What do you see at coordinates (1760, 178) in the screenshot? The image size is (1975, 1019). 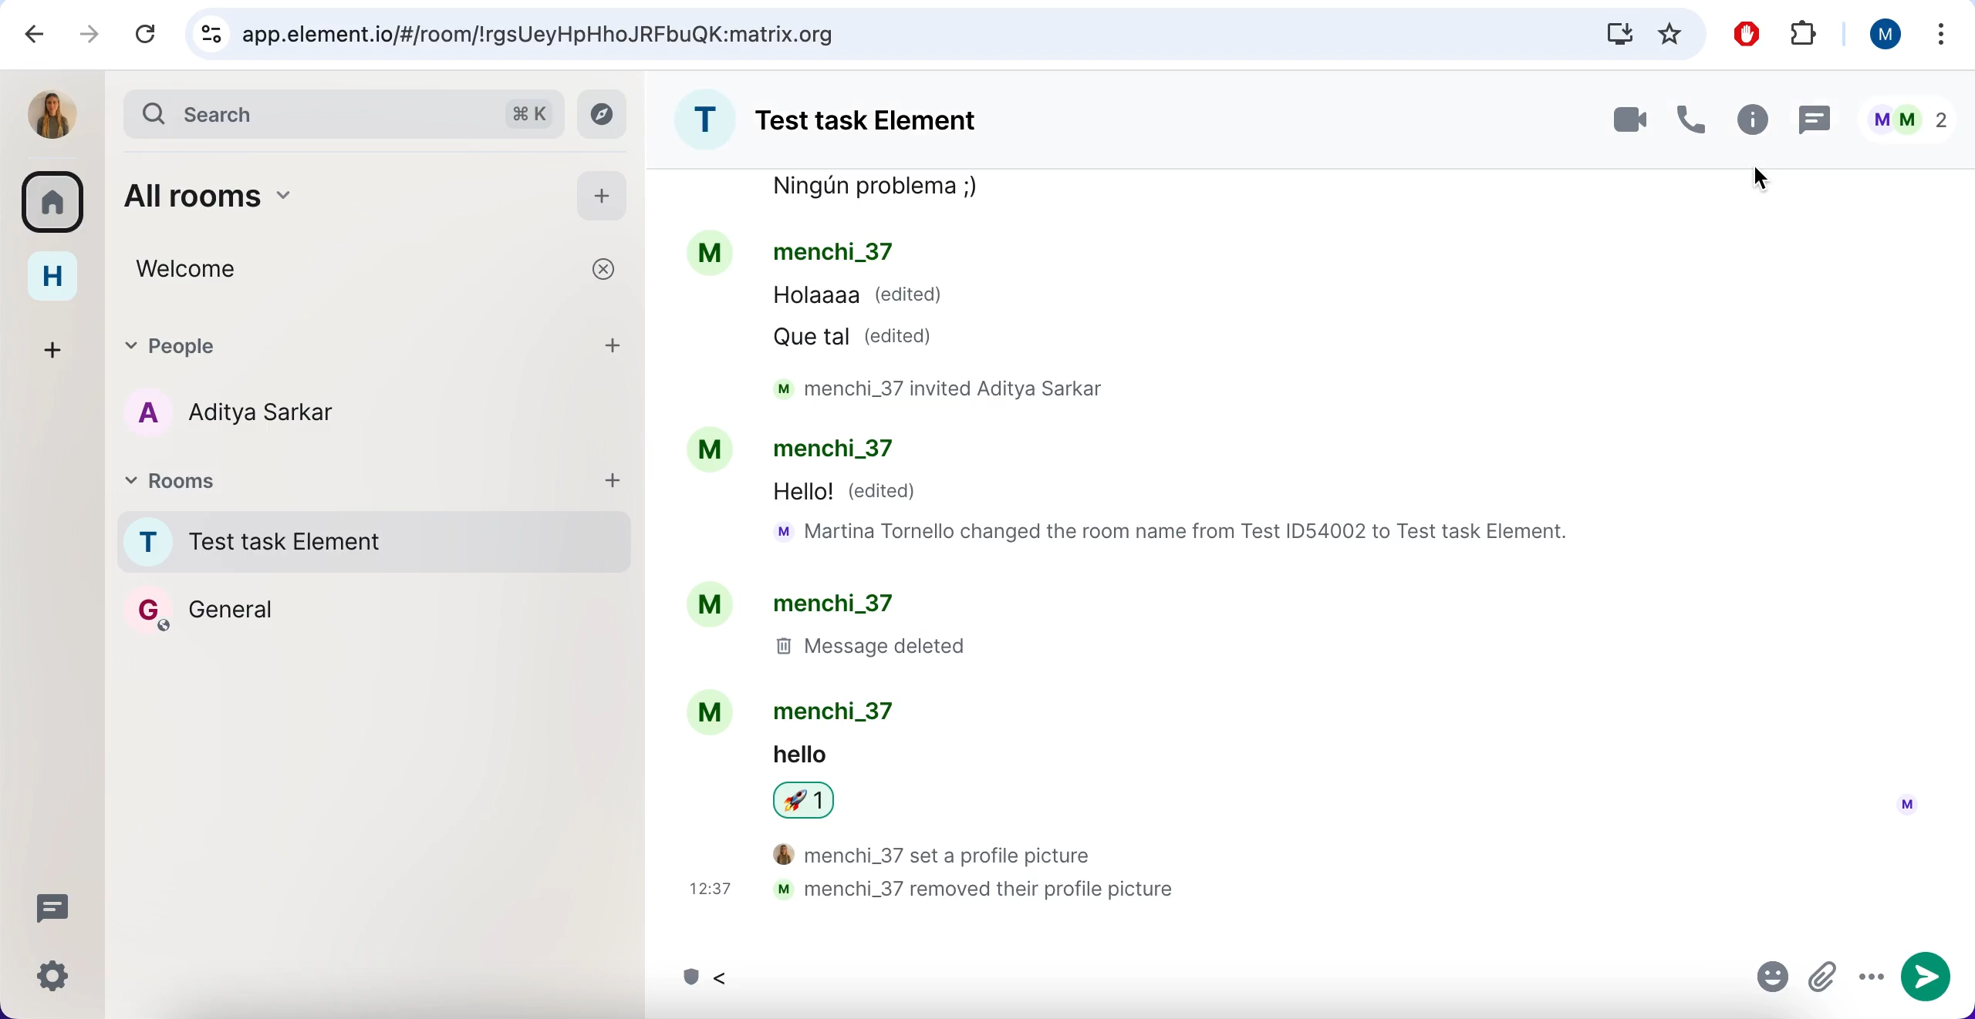 I see `cursor` at bounding box center [1760, 178].